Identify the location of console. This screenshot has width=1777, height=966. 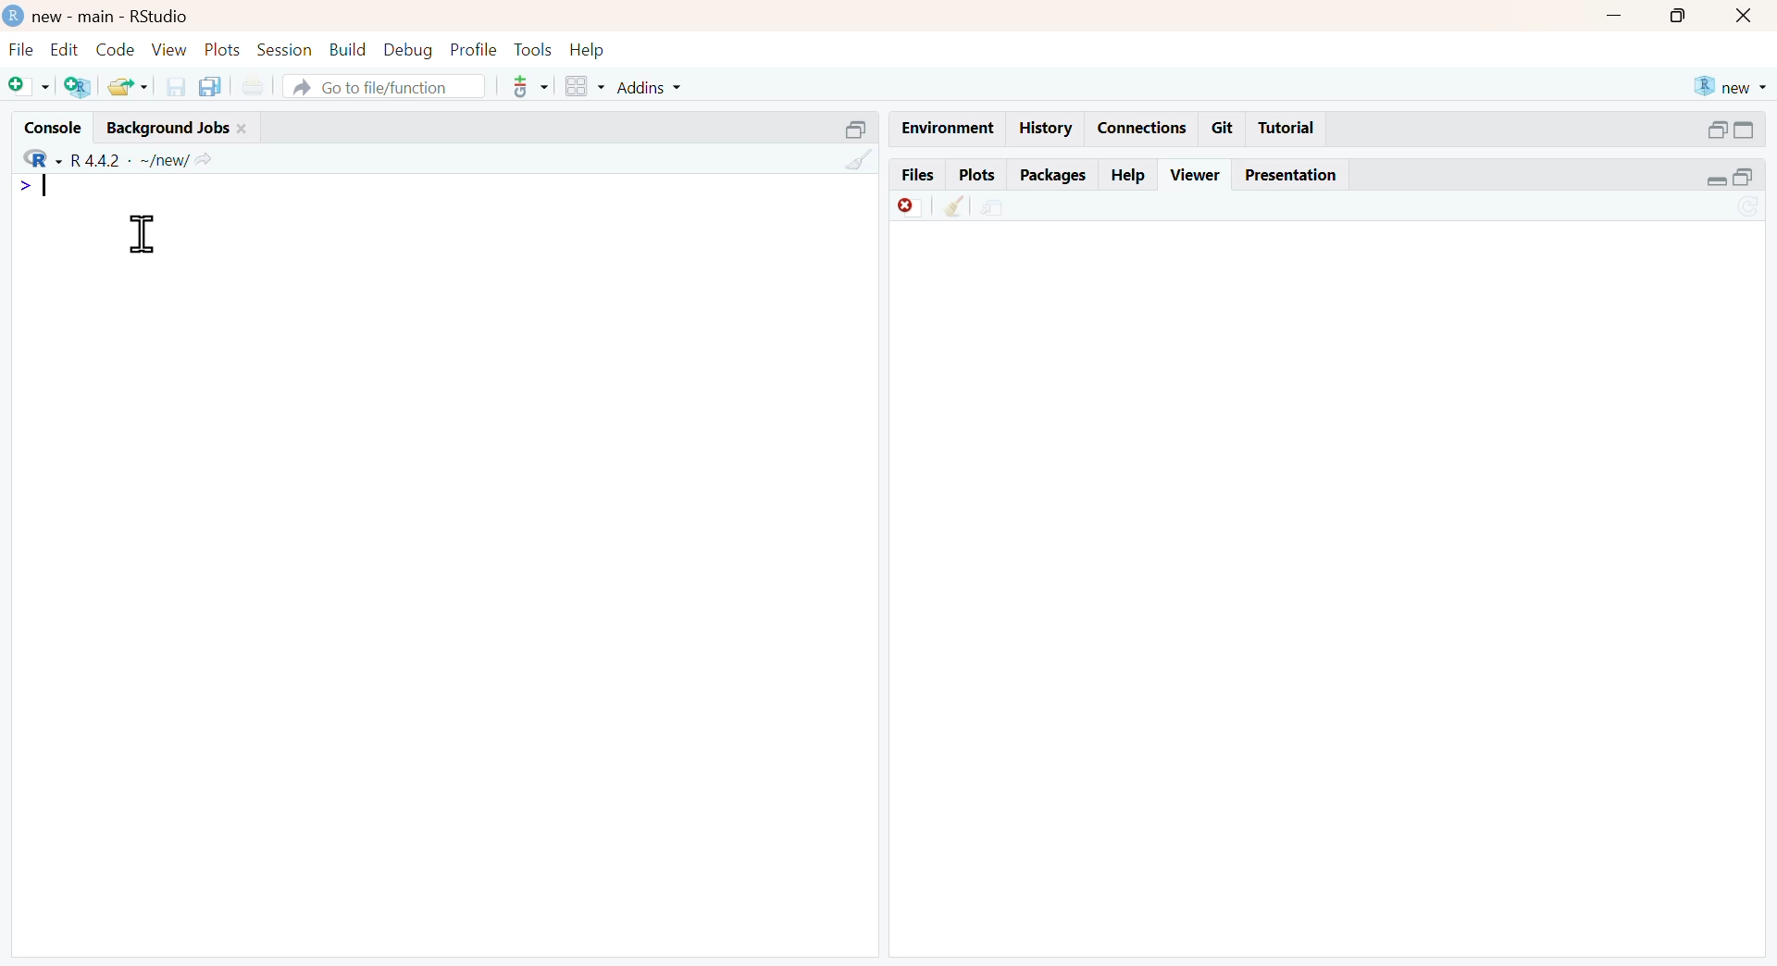
(54, 128).